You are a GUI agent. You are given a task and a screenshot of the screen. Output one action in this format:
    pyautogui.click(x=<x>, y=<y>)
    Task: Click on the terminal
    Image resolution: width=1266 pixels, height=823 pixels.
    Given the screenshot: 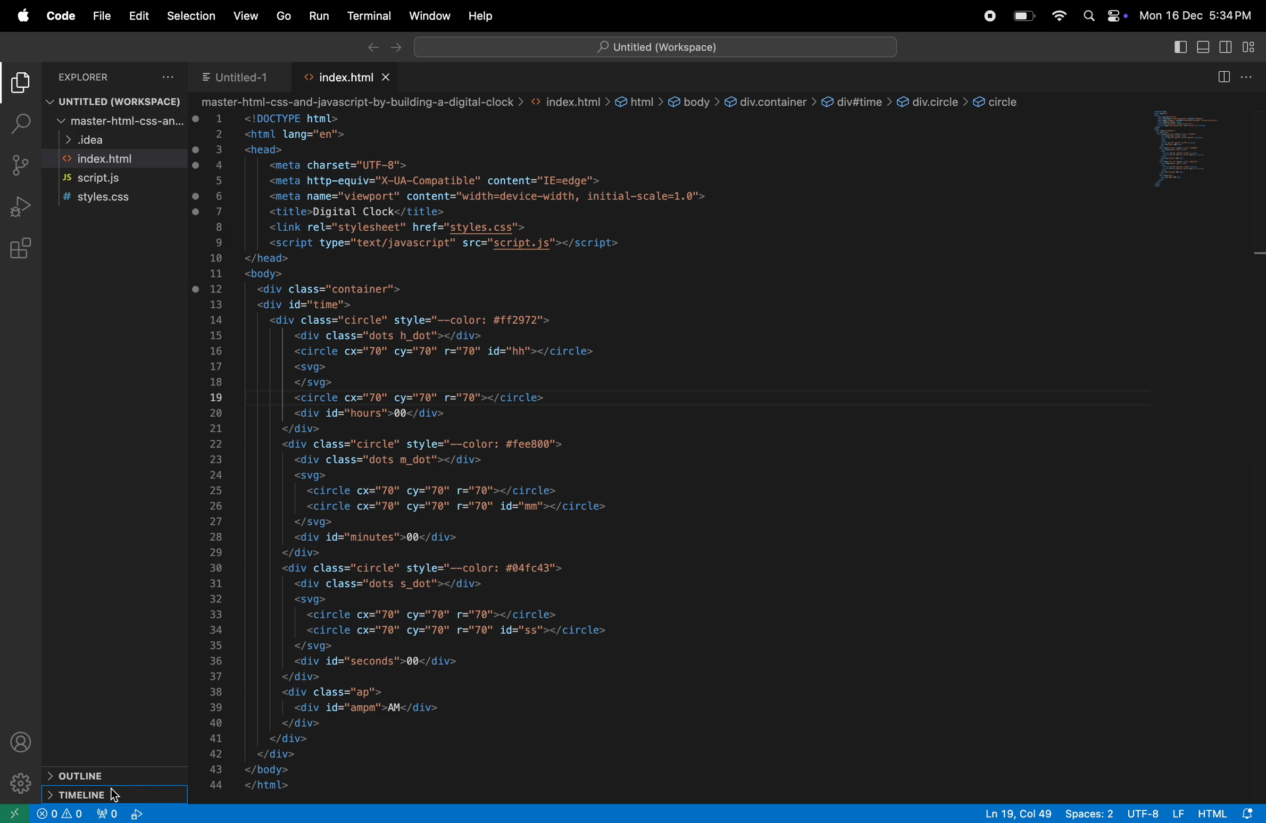 What is the action you would take?
    pyautogui.click(x=371, y=14)
    